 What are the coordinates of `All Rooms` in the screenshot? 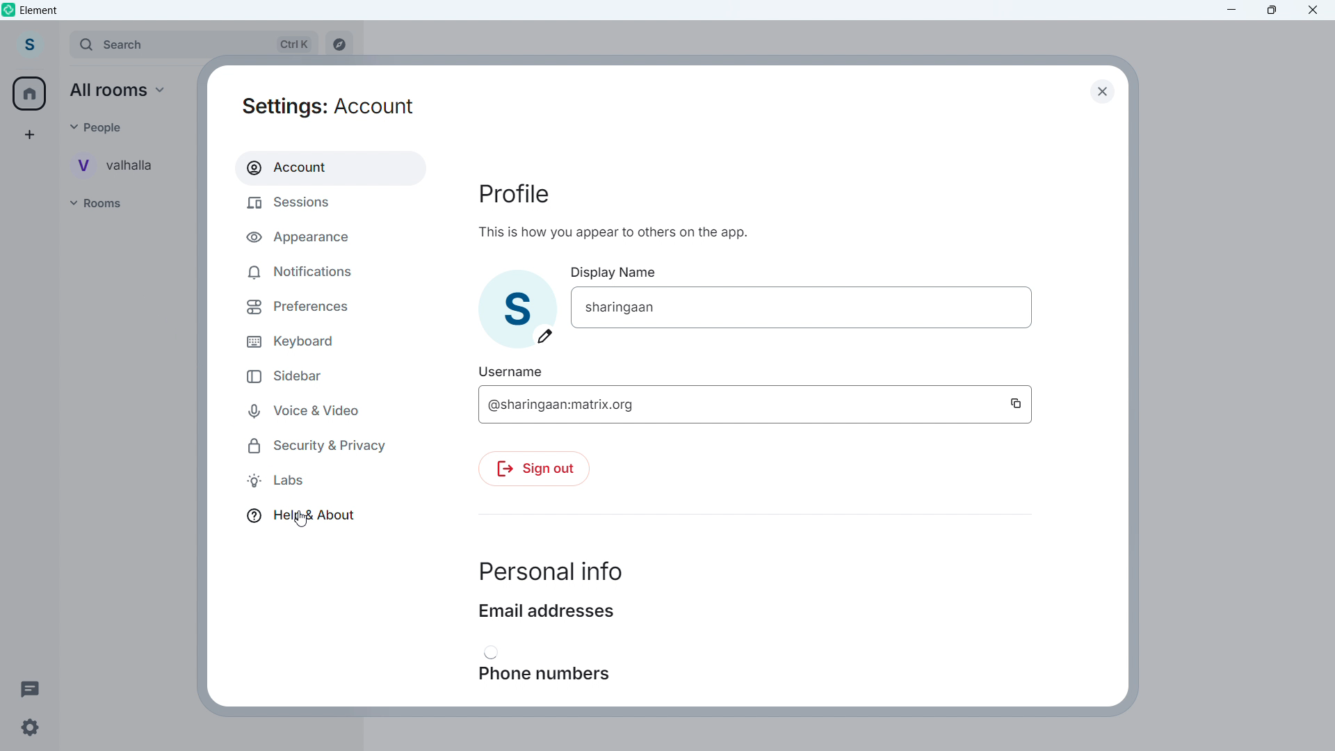 It's located at (123, 90).